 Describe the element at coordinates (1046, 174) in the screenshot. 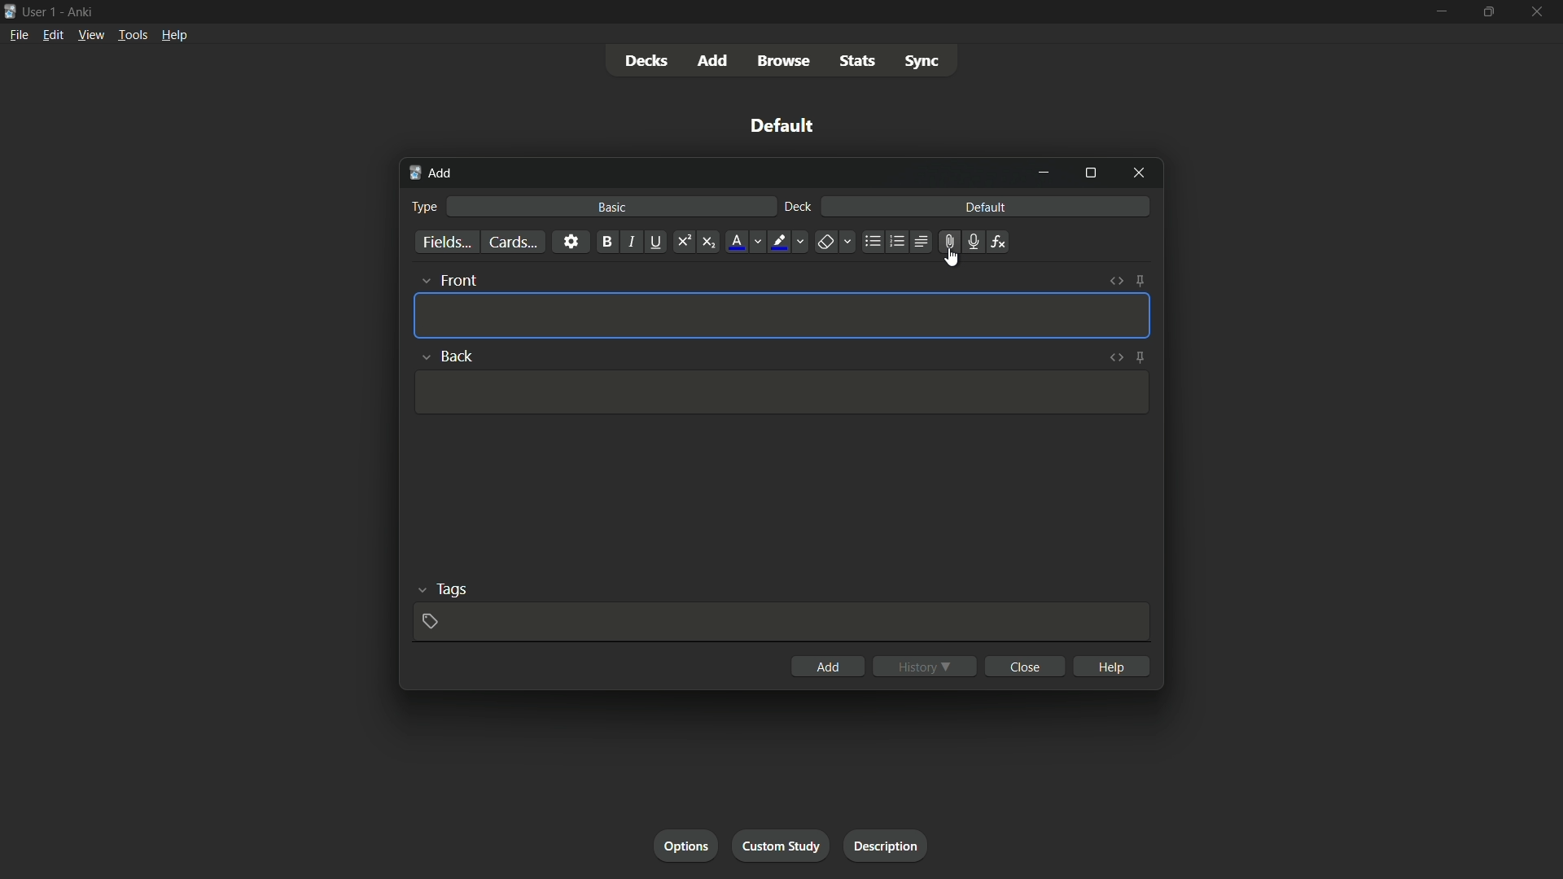

I see `minimize` at that location.